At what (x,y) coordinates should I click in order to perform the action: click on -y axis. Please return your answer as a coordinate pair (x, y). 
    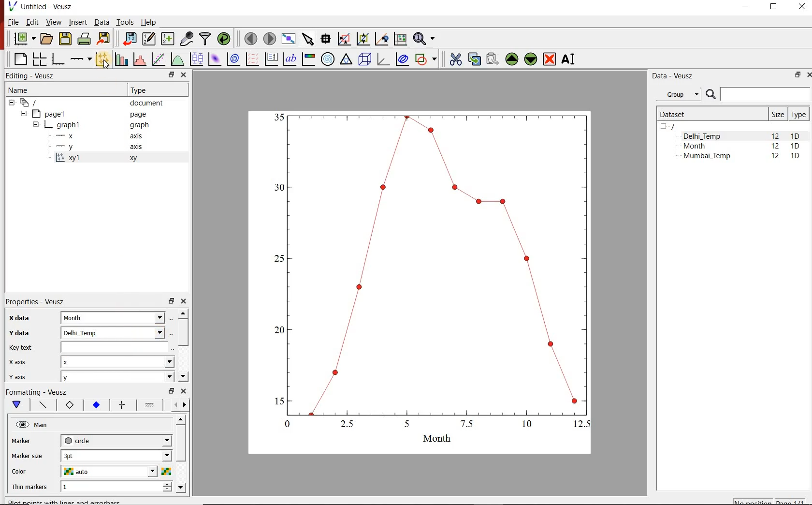
    Looking at the image, I should click on (95, 148).